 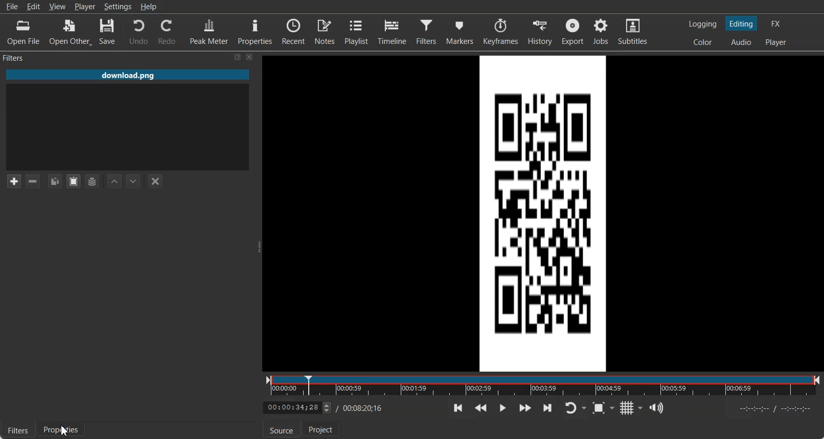 What do you see at coordinates (54, 181) in the screenshot?
I see `Copy Filter` at bounding box center [54, 181].